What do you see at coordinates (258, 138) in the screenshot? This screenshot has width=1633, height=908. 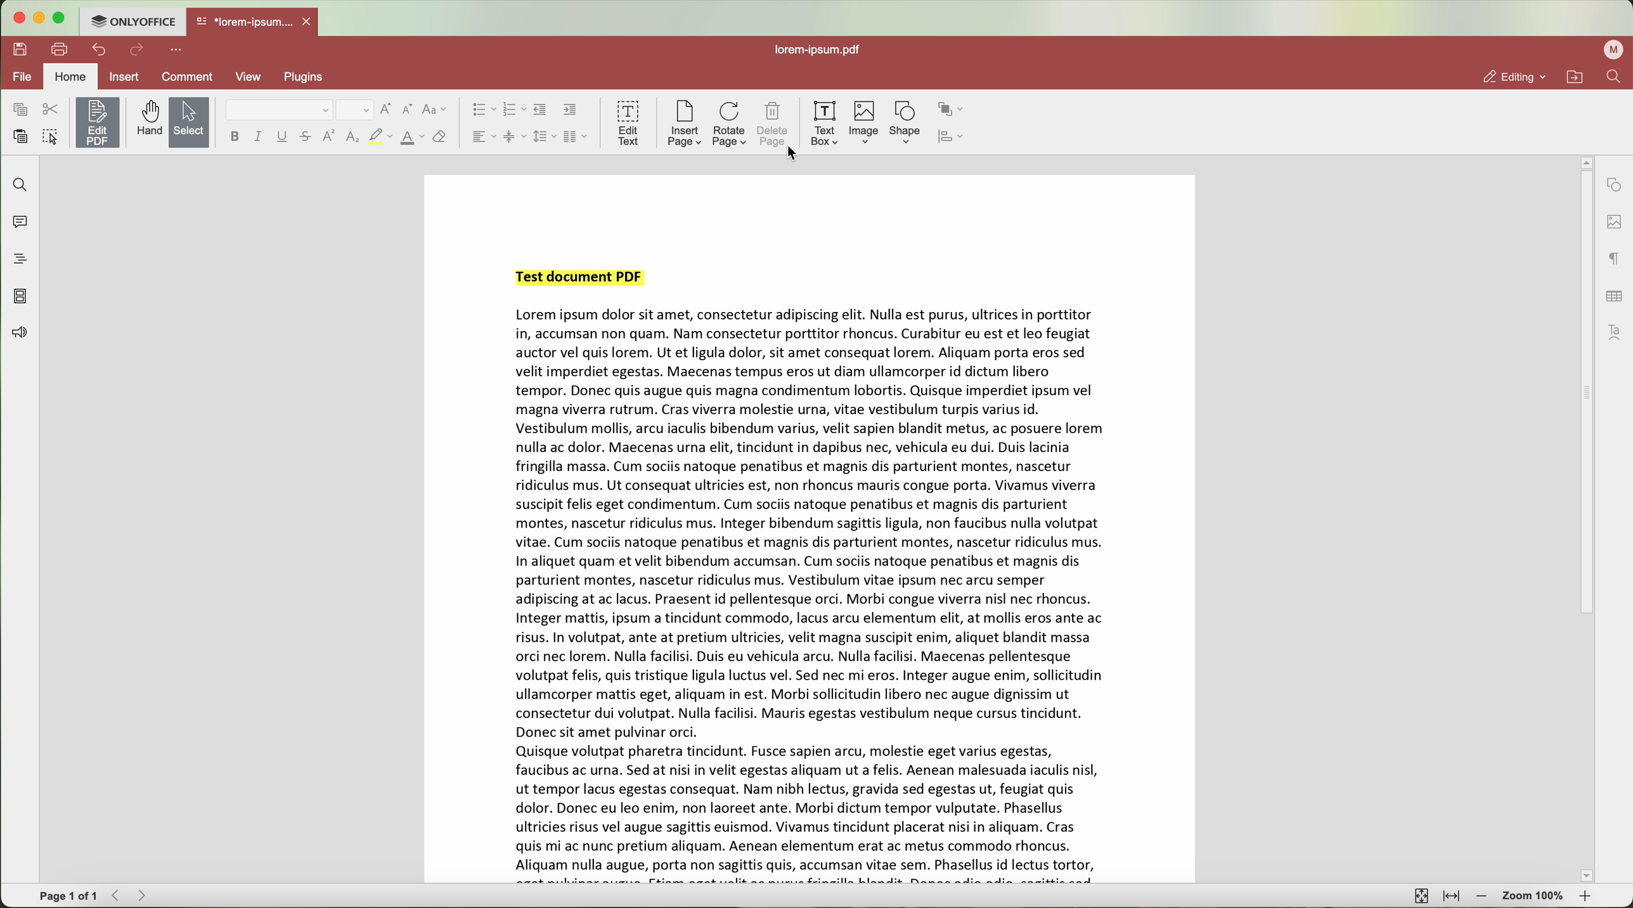 I see `italic` at bounding box center [258, 138].